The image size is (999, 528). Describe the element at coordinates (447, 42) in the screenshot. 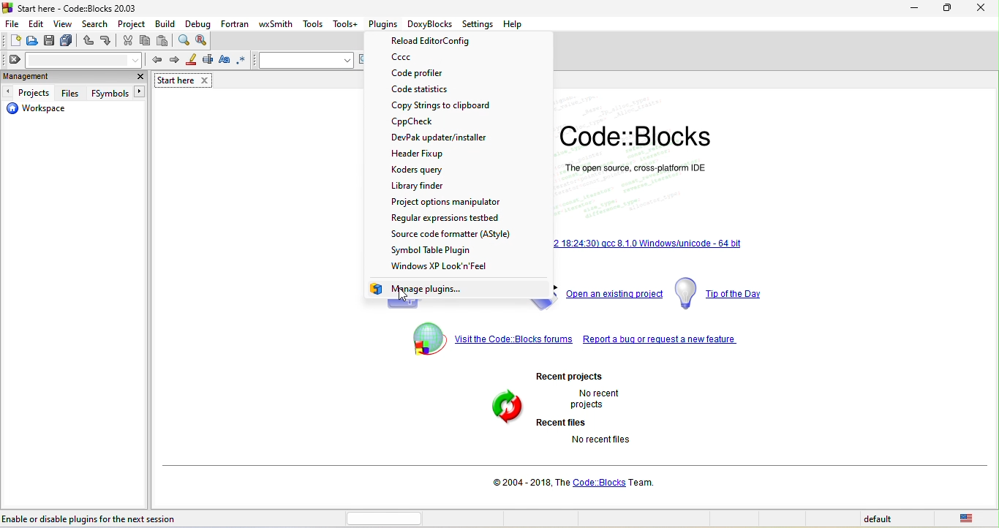

I see `reload editor config` at that location.